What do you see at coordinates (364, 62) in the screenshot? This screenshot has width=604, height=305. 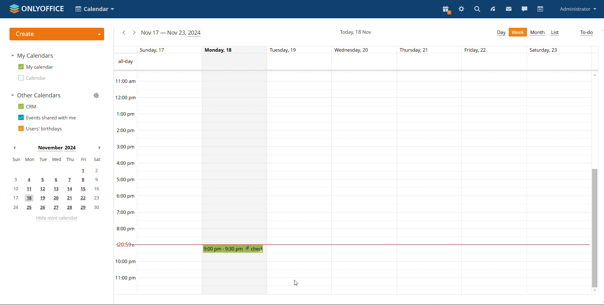 I see `all-day event` at bounding box center [364, 62].